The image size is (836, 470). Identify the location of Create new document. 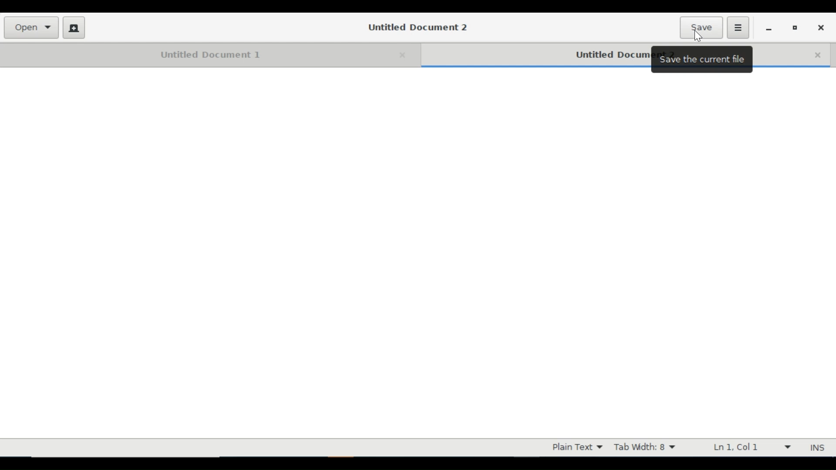
(74, 27).